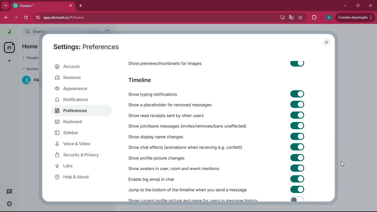 The image size is (377, 212). I want to click on toggle on , so click(298, 157).